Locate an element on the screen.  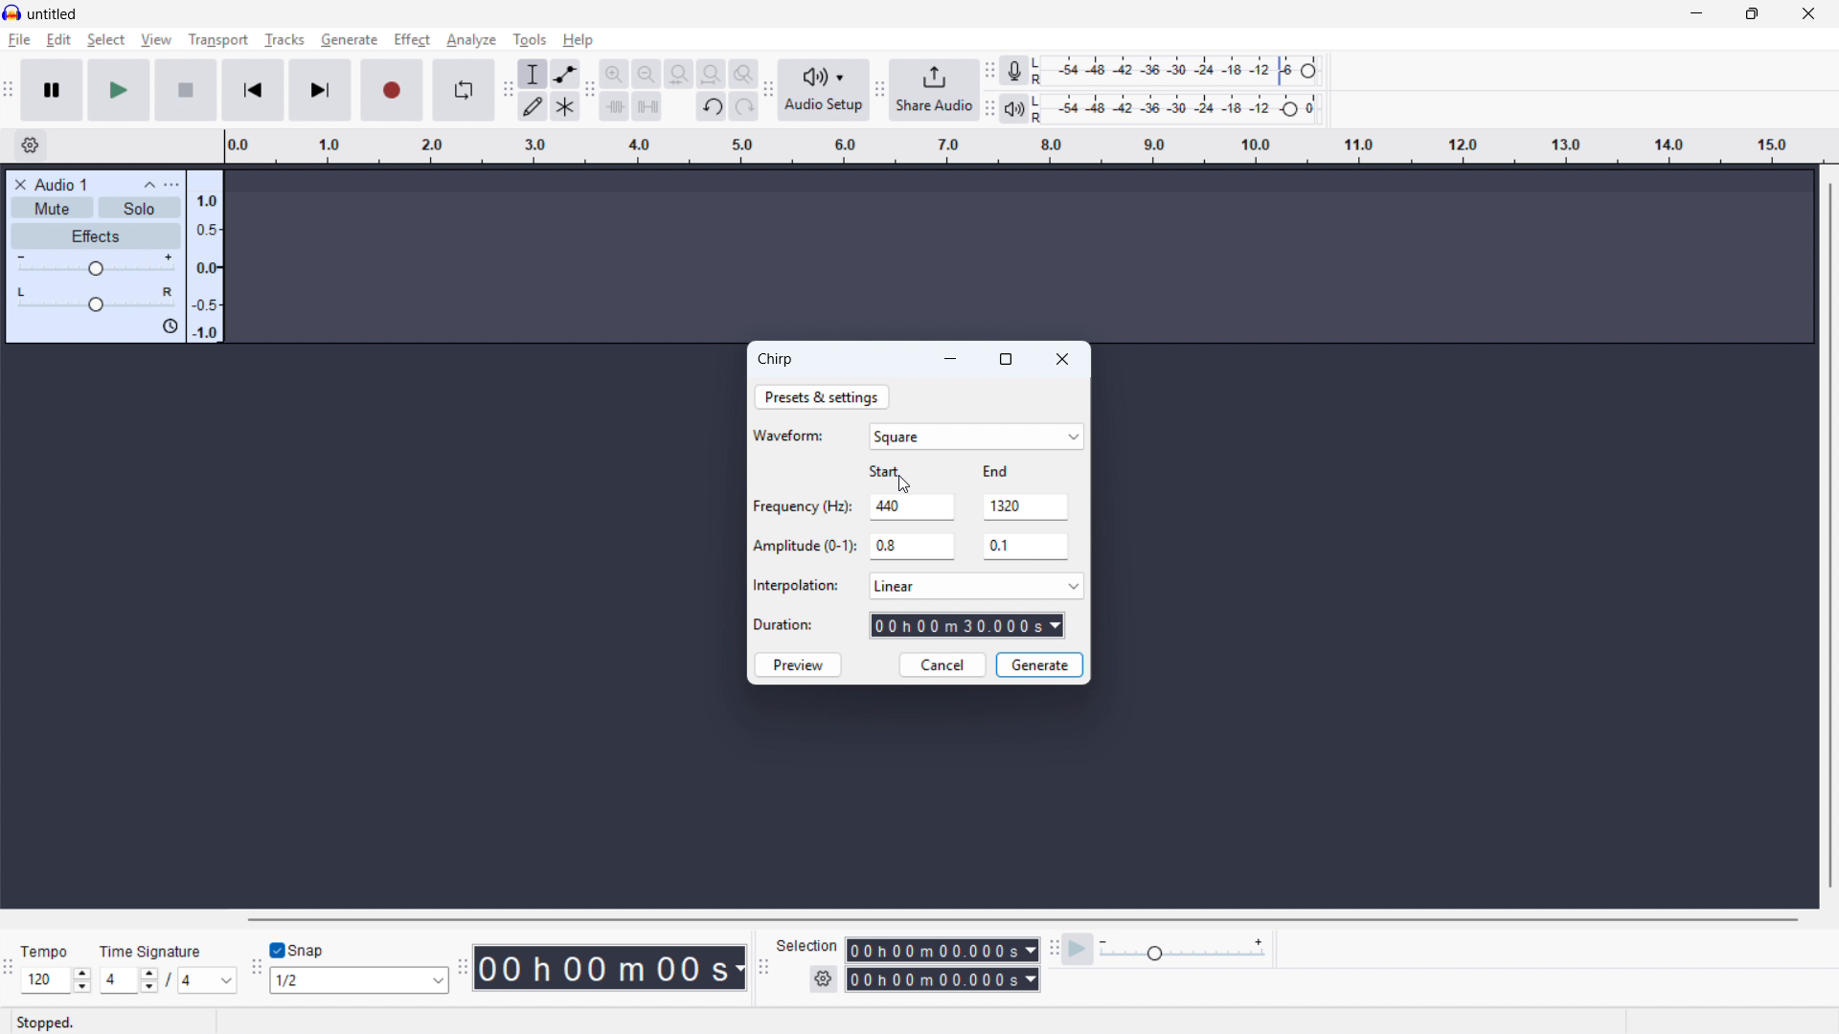
Frequency (Hz) is located at coordinates (803, 506).